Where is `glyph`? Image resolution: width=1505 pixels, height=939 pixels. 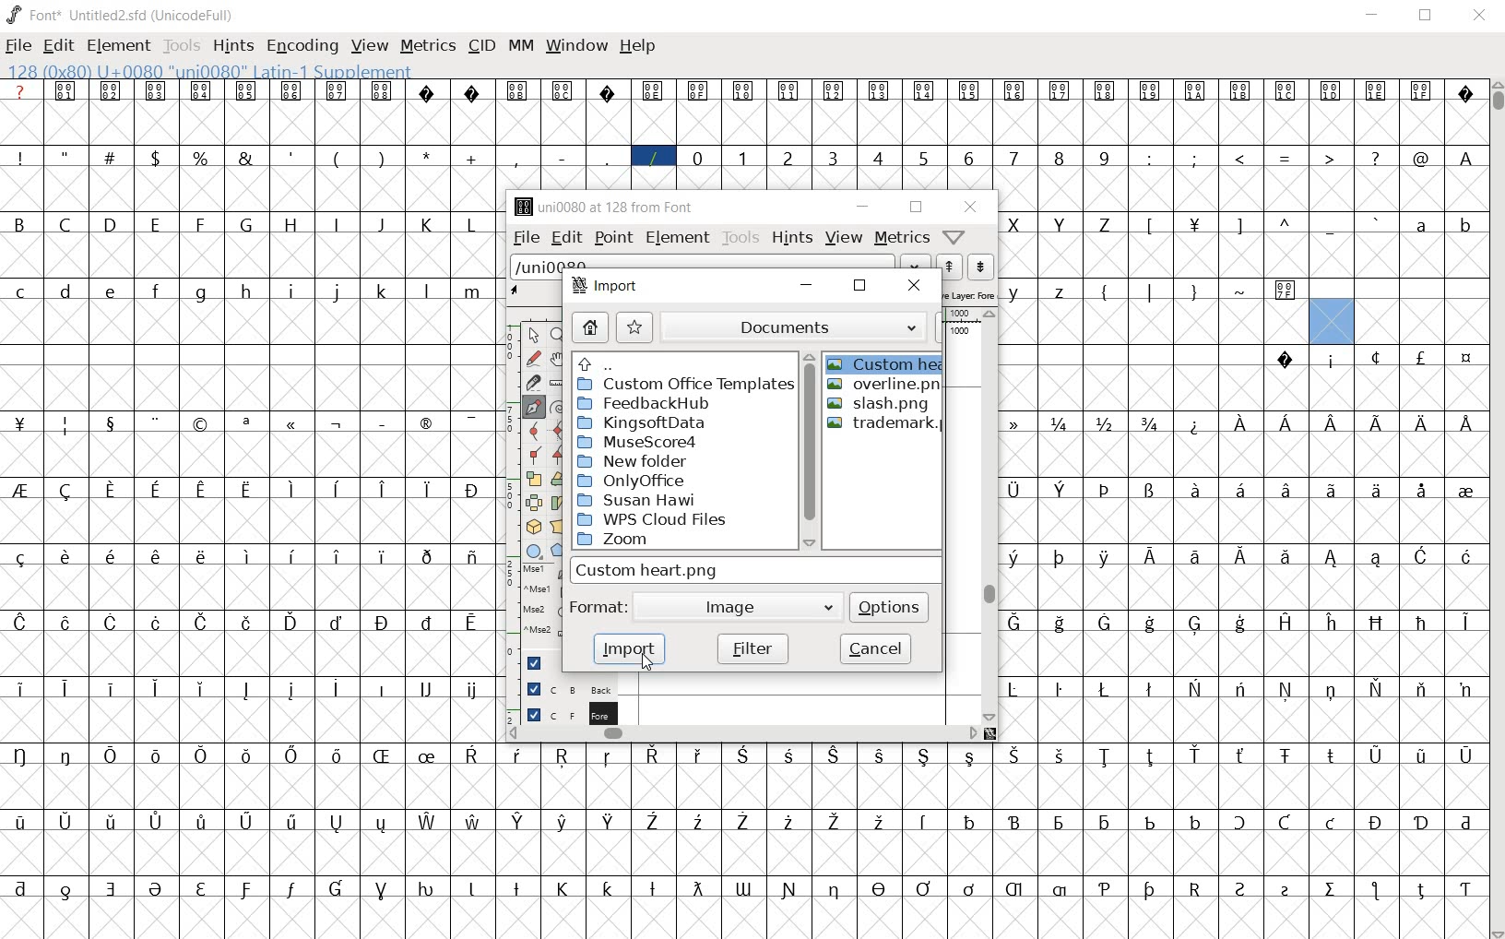
glyph is located at coordinates (245, 690).